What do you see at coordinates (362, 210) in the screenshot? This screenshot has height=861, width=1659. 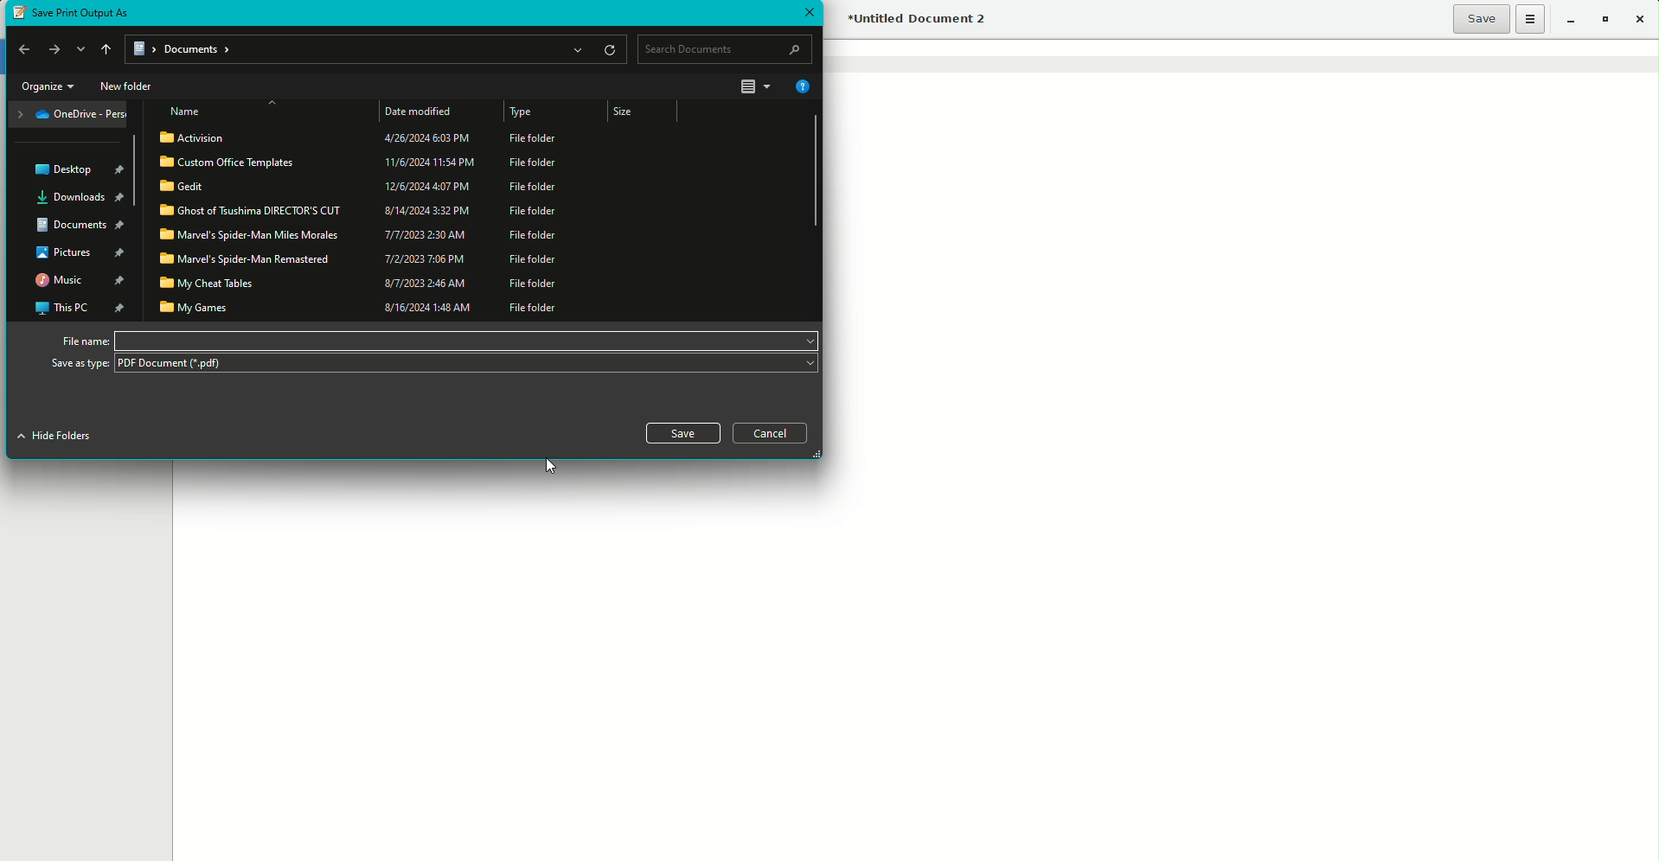 I see `Ghost of Tsushima` at bounding box center [362, 210].